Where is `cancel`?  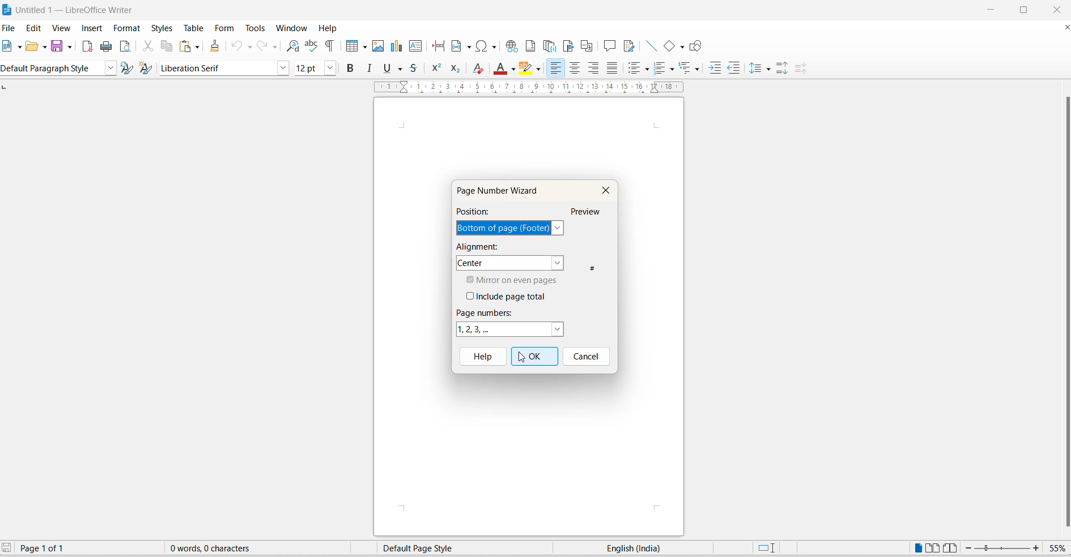 cancel is located at coordinates (588, 357).